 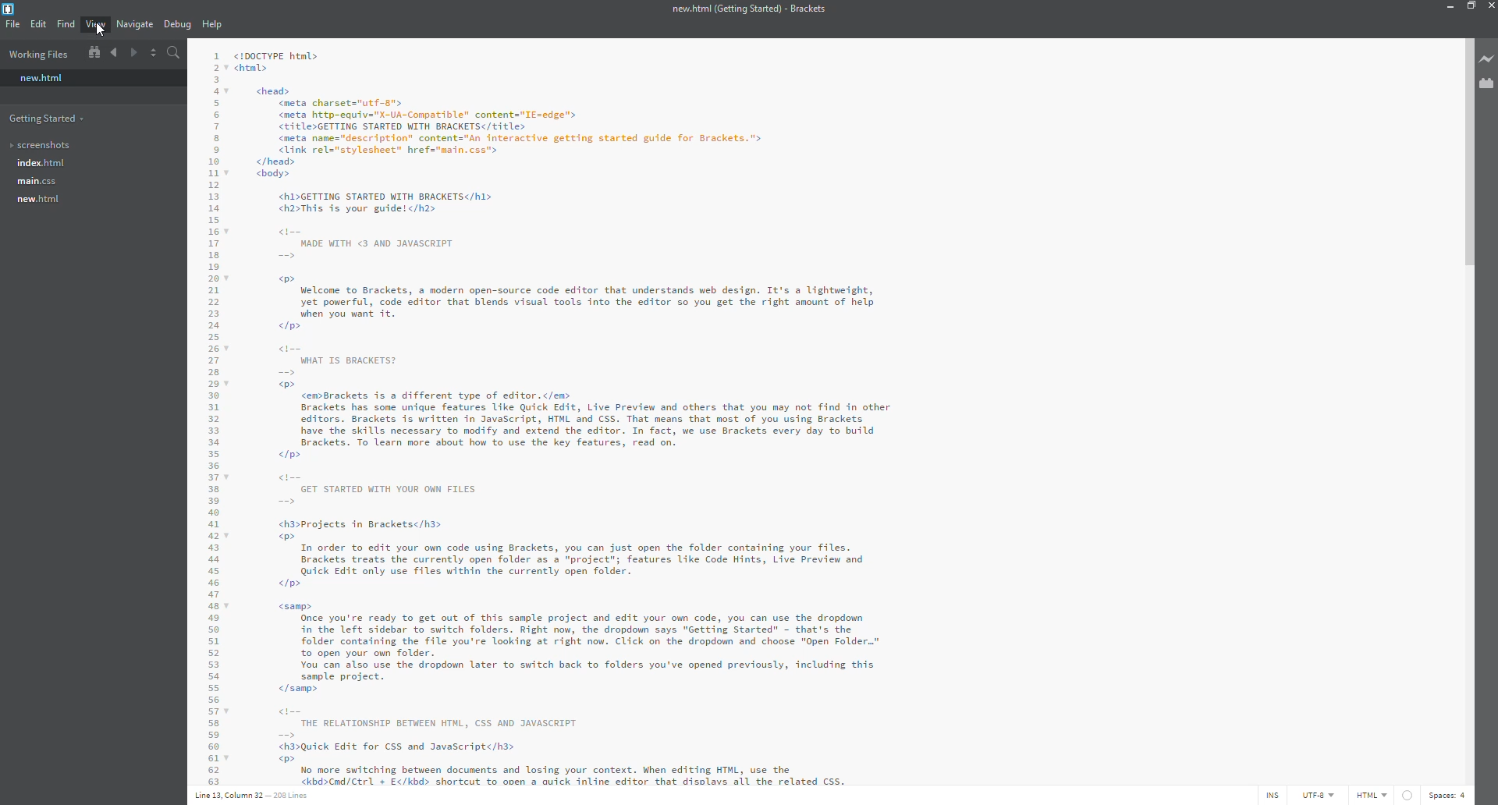 What do you see at coordinates (40, 145) in the screenshot?
I see `screenshots` at bounding box center [40, 145].